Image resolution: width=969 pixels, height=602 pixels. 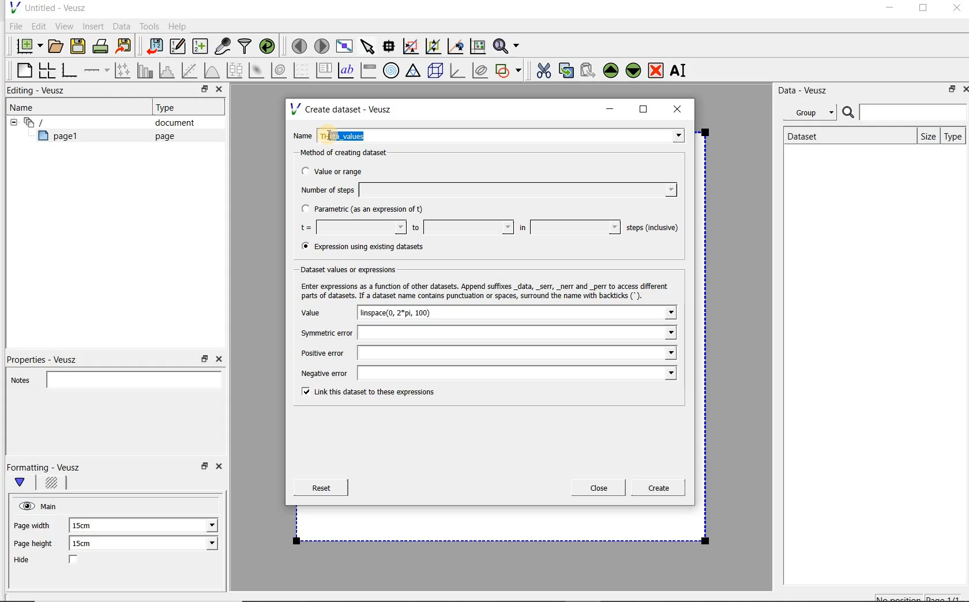 What do you see at coordinates (191, 70) in the screenshot?
I see `Fit a function to data` at bounding box center [191, 70].